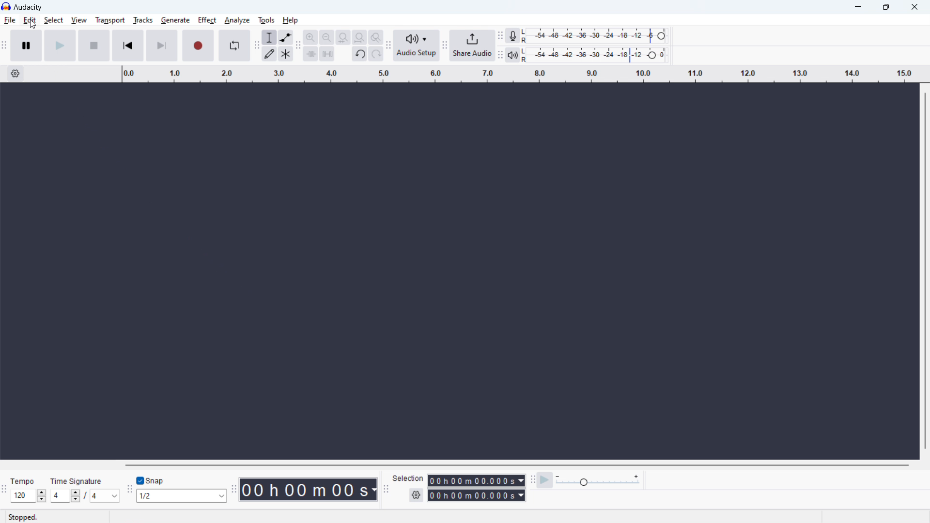 The width and height of the screenshot is (930, 523). Describe the element at coordinates (32, 25) in the screenshot. I see `cursor` at that location.